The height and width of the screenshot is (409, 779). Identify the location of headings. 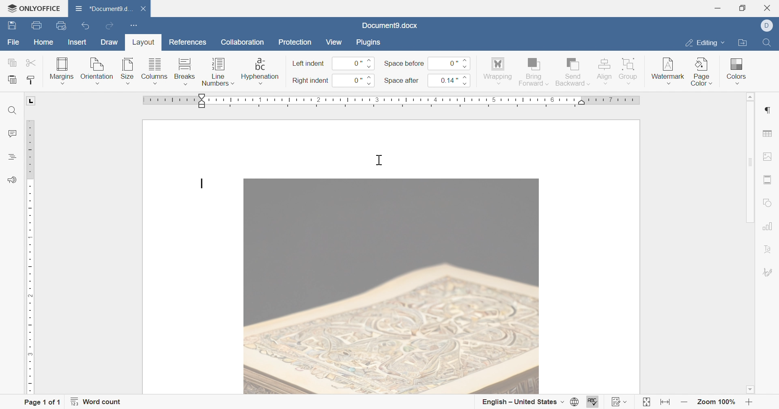
(11, 157).